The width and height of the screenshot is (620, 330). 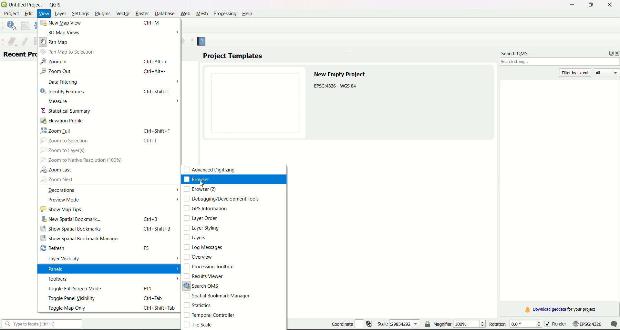 I want to click on debugging development tools, so click(x=222, y=199).